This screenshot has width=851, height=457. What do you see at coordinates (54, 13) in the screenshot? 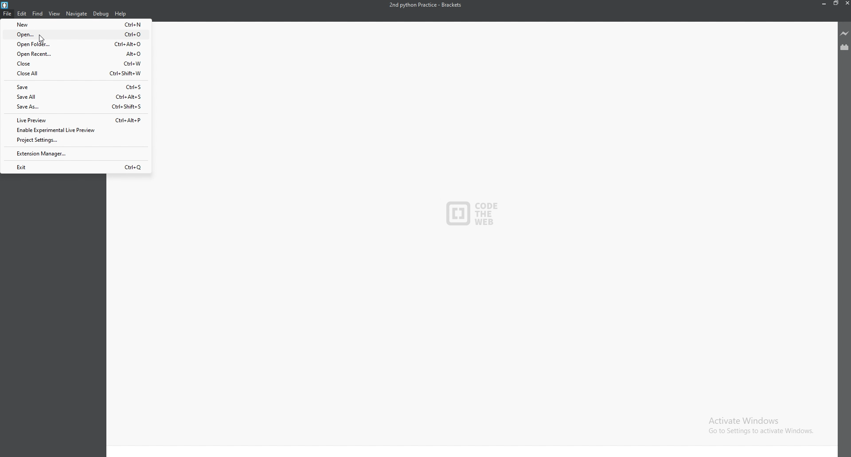
I see `view` at bounding box center [54, 13].